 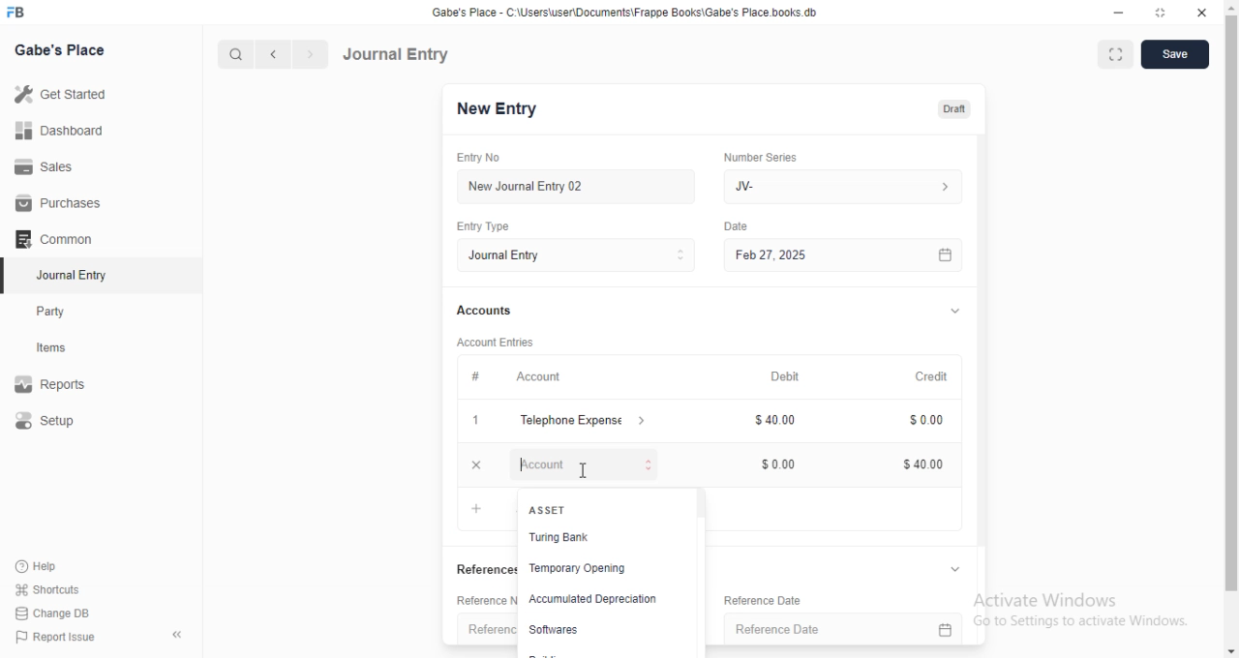 What do you see at coordinates (491, 227) in the screenshot?
I see `Entry Type` at bounding box center [491, 227].